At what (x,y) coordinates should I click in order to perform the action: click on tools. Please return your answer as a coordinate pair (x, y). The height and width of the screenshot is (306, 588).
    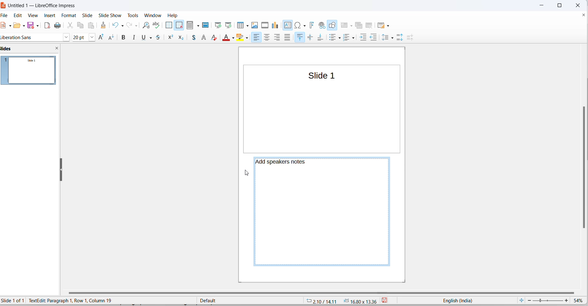
    Looking at the image, I should click on (134, 15).